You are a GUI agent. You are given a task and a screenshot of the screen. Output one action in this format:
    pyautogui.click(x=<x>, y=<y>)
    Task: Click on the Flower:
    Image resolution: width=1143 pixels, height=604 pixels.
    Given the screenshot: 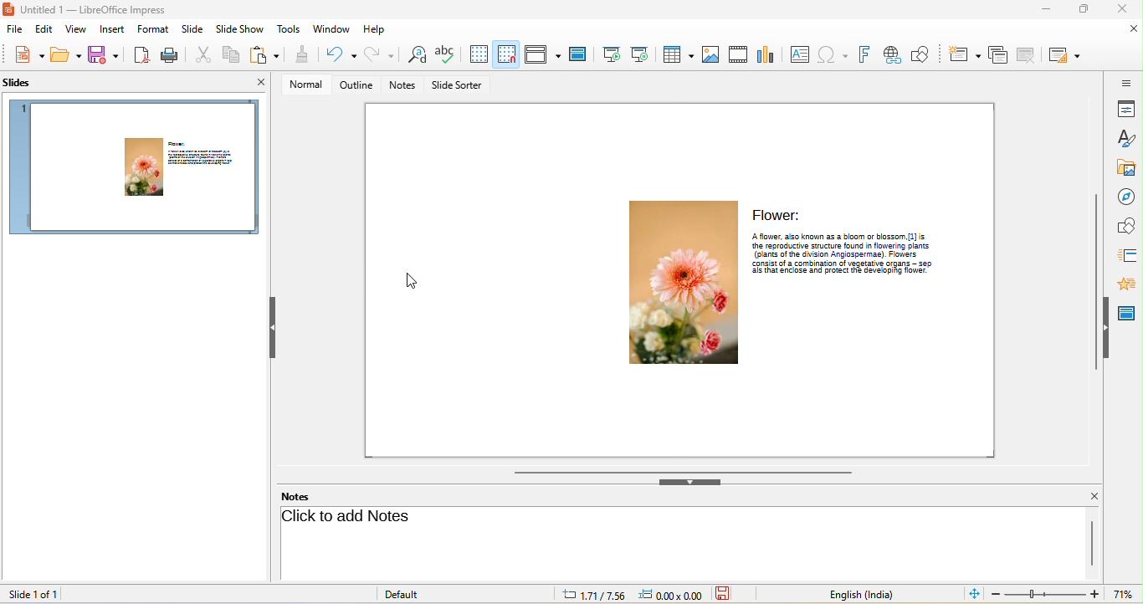 What is the action you would take?
    pyautogui.click(x=781, y=215)
    